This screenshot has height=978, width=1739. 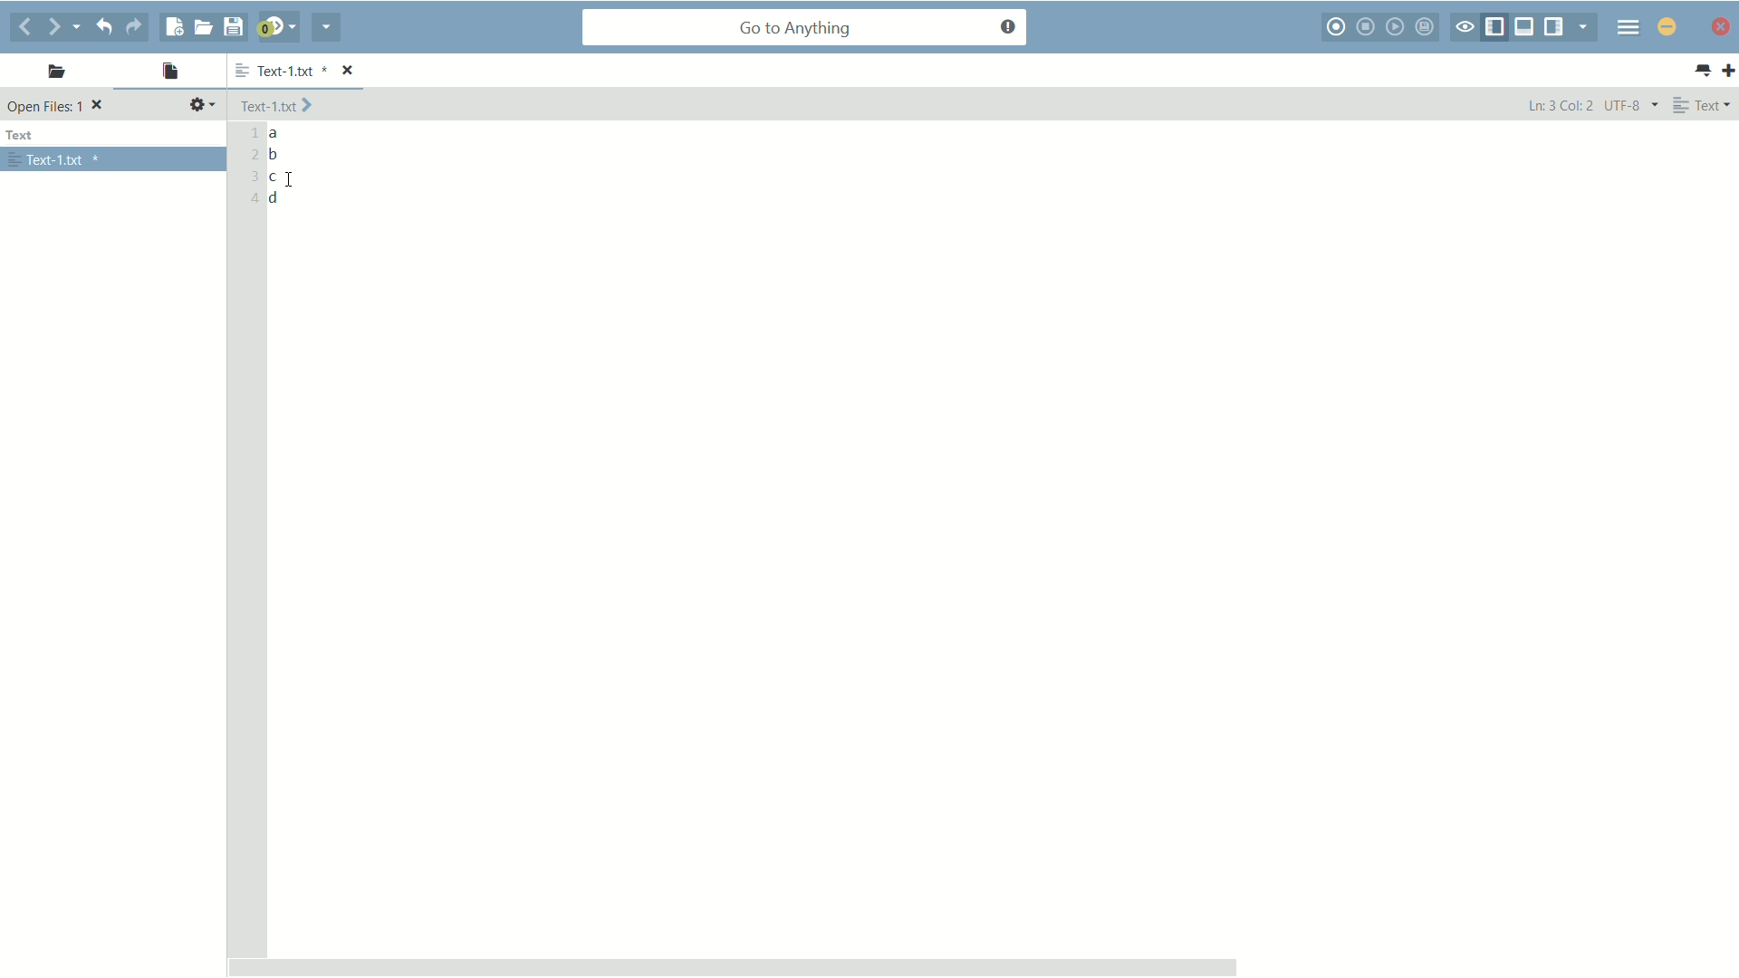 I want to click on Scroll bar, so click(x=977, y=962).